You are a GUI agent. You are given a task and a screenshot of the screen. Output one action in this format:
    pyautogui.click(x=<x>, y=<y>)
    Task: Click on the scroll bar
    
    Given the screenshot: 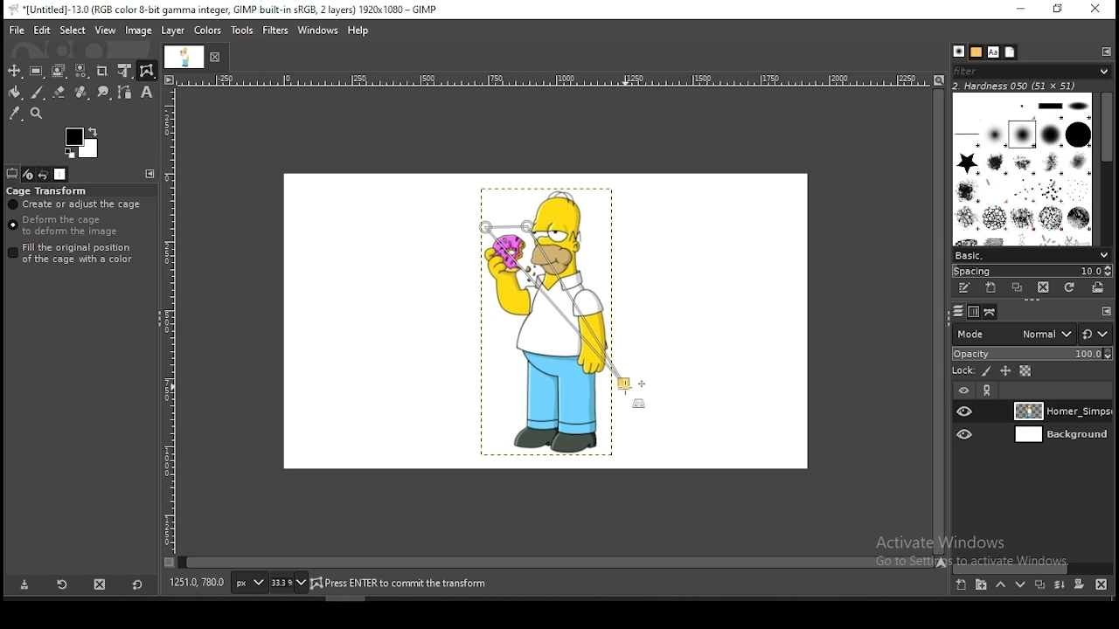 What is the action you would take?
    pyautogui.click(x=937, y=321)
    